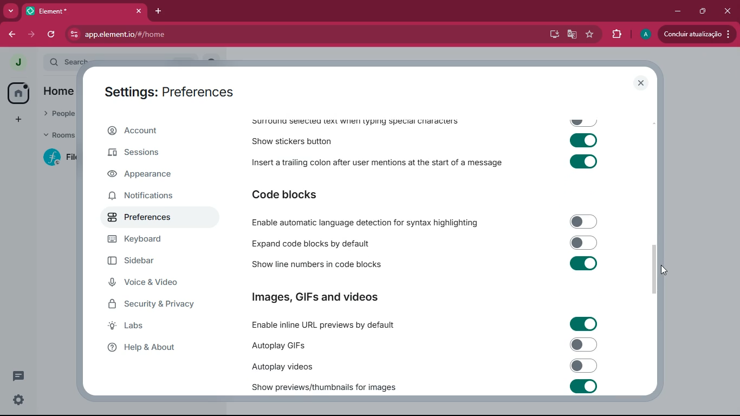  Describe the element at coordinates (150, 219) in the screenshot. I see `preferences` at that location.